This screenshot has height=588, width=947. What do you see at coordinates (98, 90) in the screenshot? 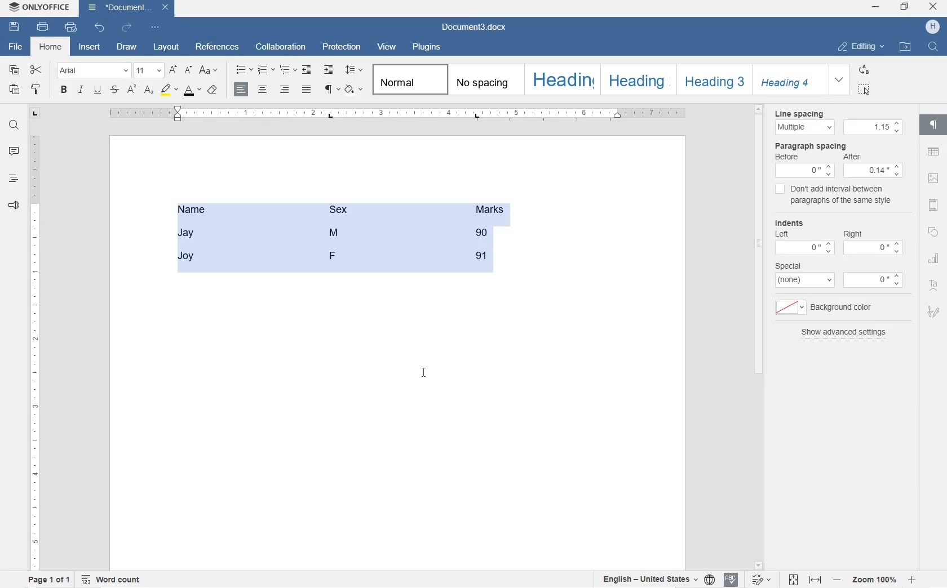
I see `UNDERLINE` at bounding box center [98, 90].